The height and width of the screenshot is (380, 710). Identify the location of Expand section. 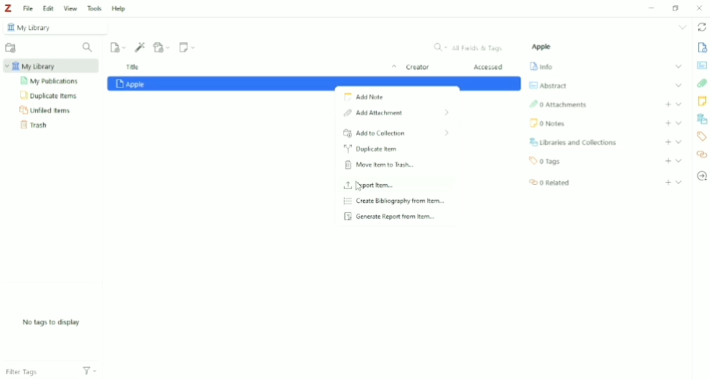
(678, 66).